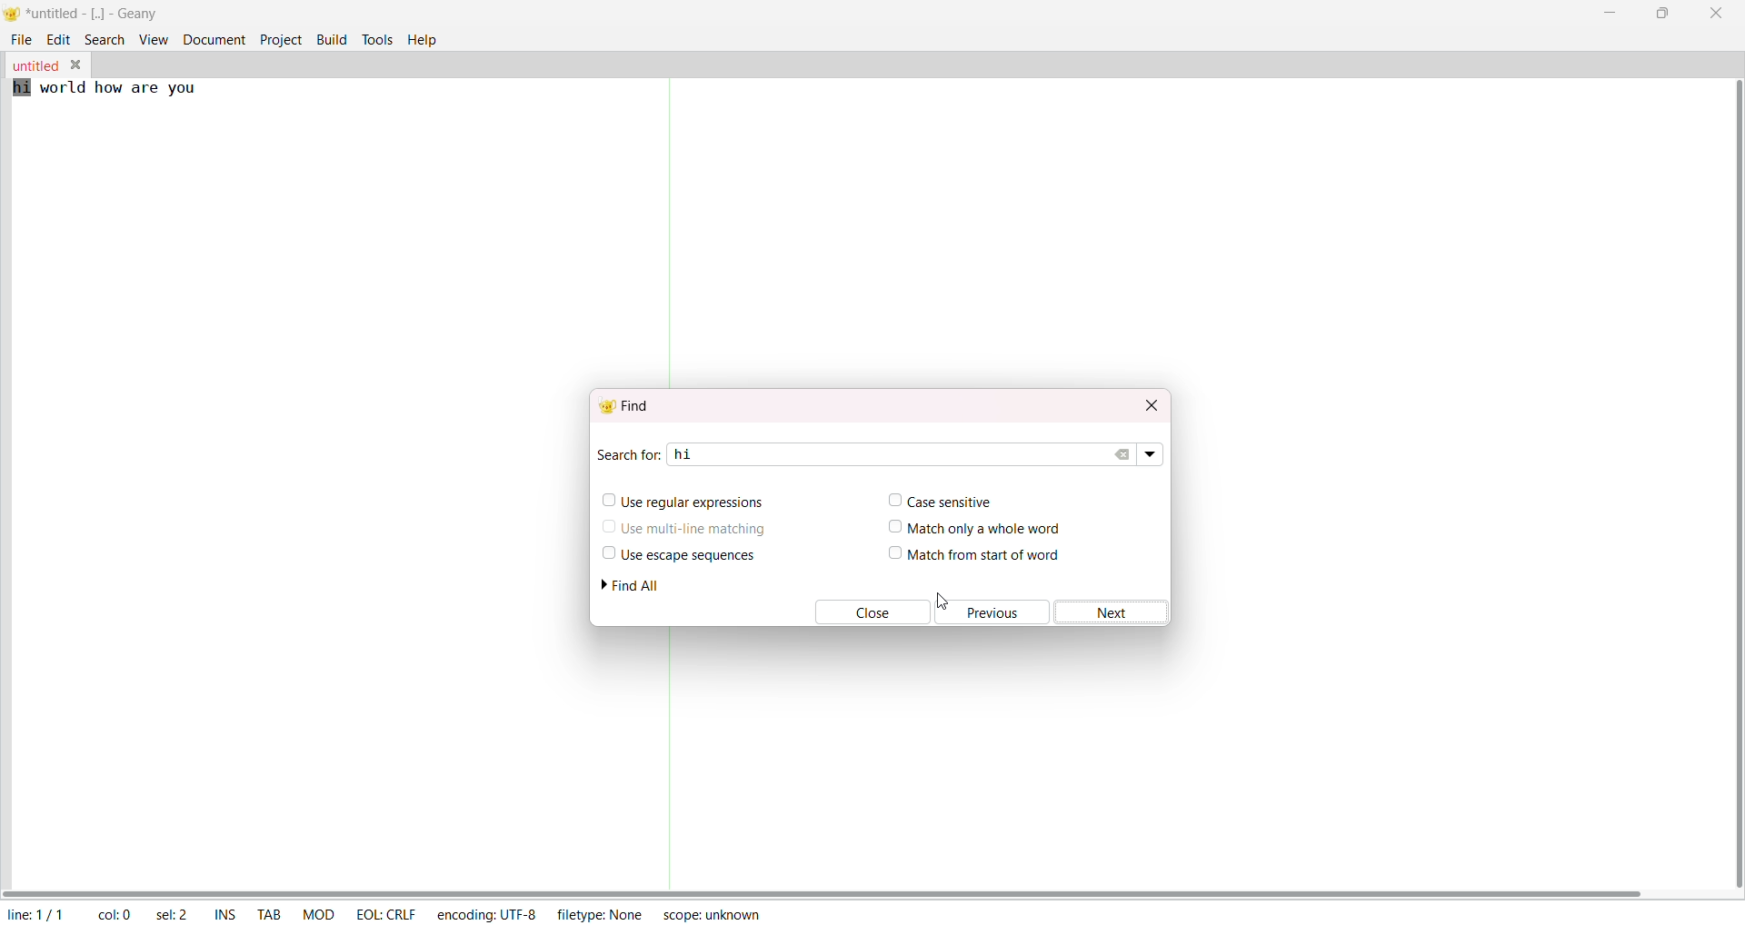 The height and width of the screenshot is (925, 1745). What do you see at coordinates (1114, 614) in the screenshot?
I see `next` at bounding box center [1114, 614].